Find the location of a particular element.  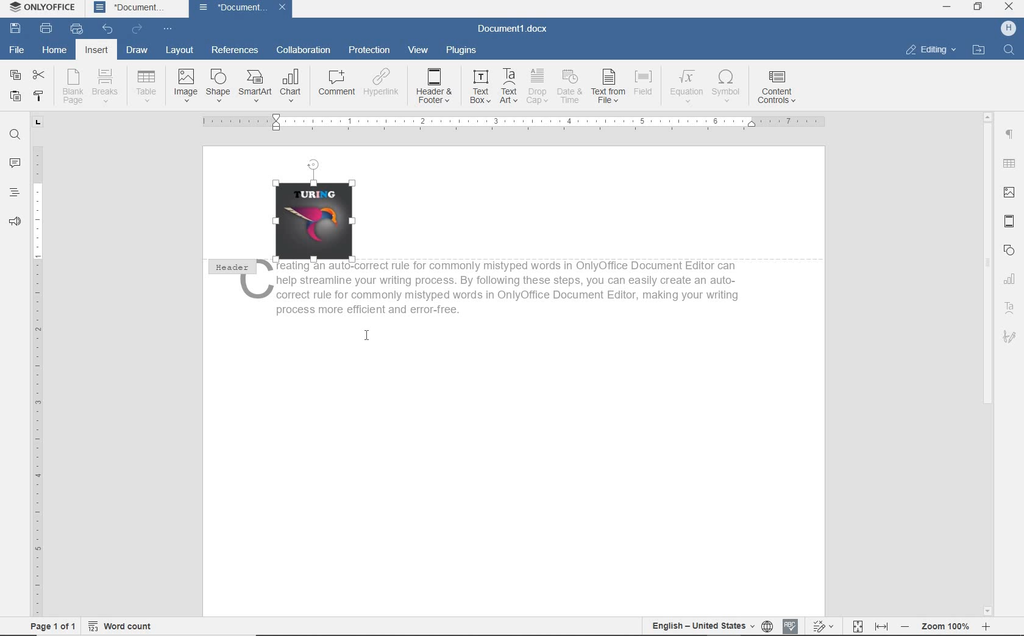

LOGO ADDED TO THE HEADER is located at coordinates (318, 209).